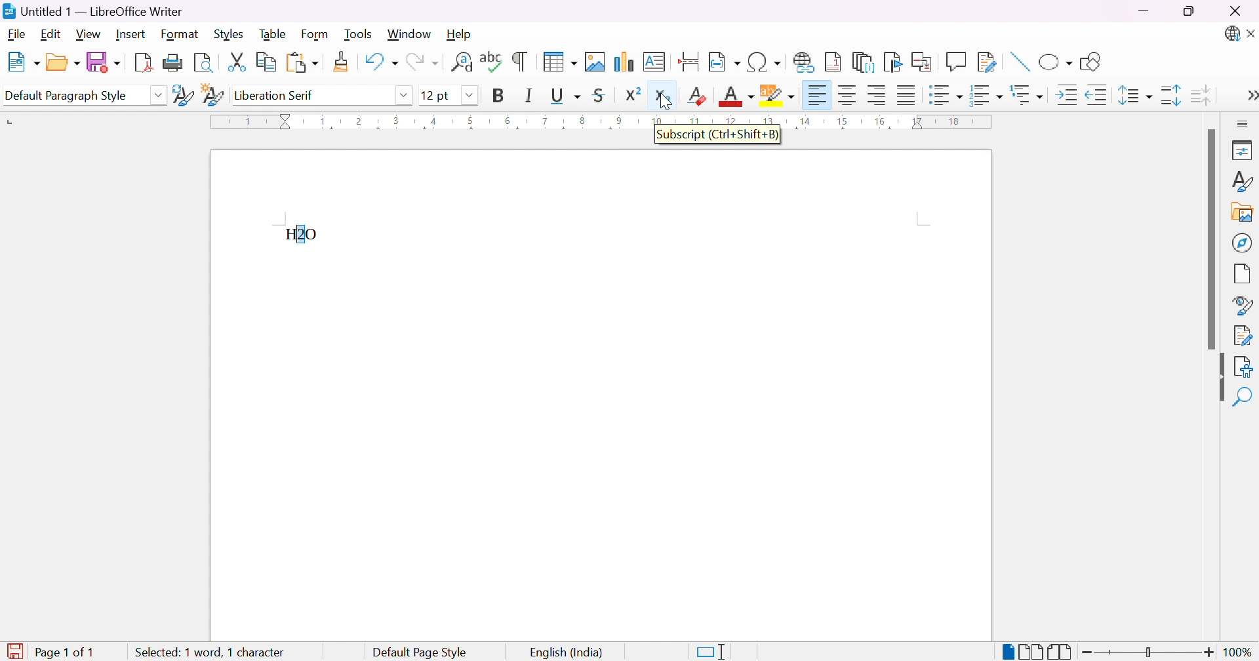 The image size is (1259, 661). What do you see at coordinates (1251, 35) in the screenshot?
I see `Close` at bounding box center [1251, 35].